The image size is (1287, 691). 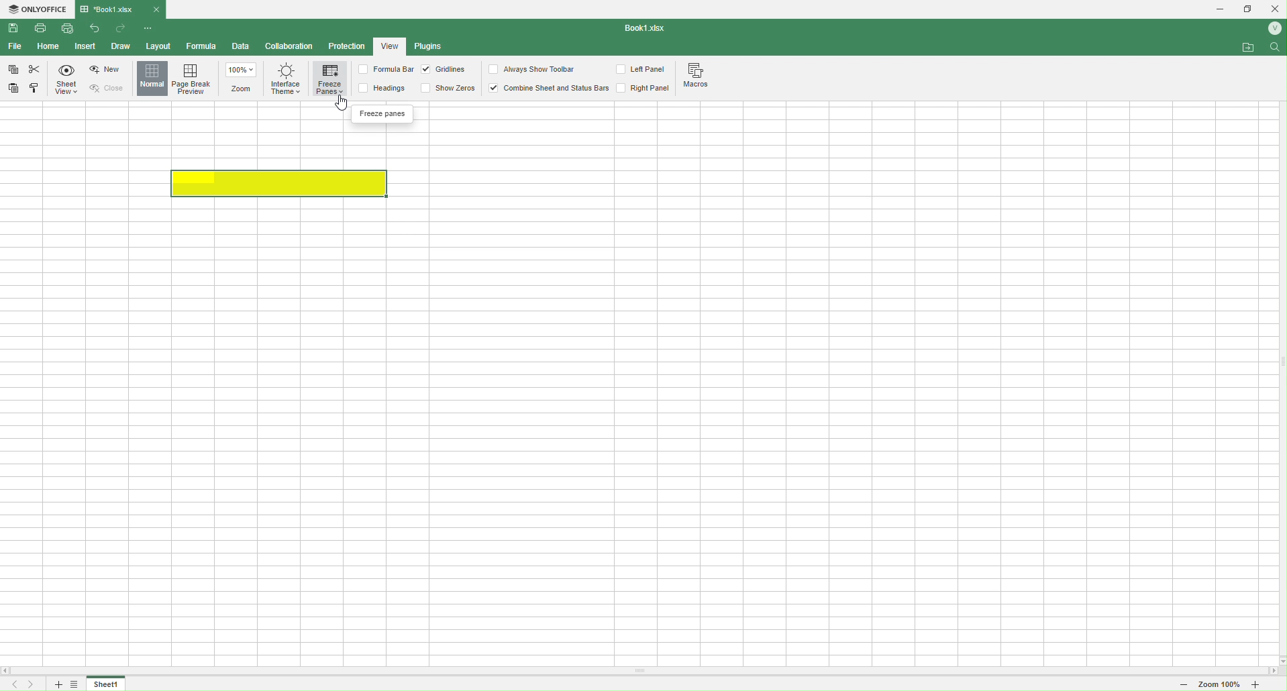 I want to click on Interface Theme, so click(x=285, y=83).